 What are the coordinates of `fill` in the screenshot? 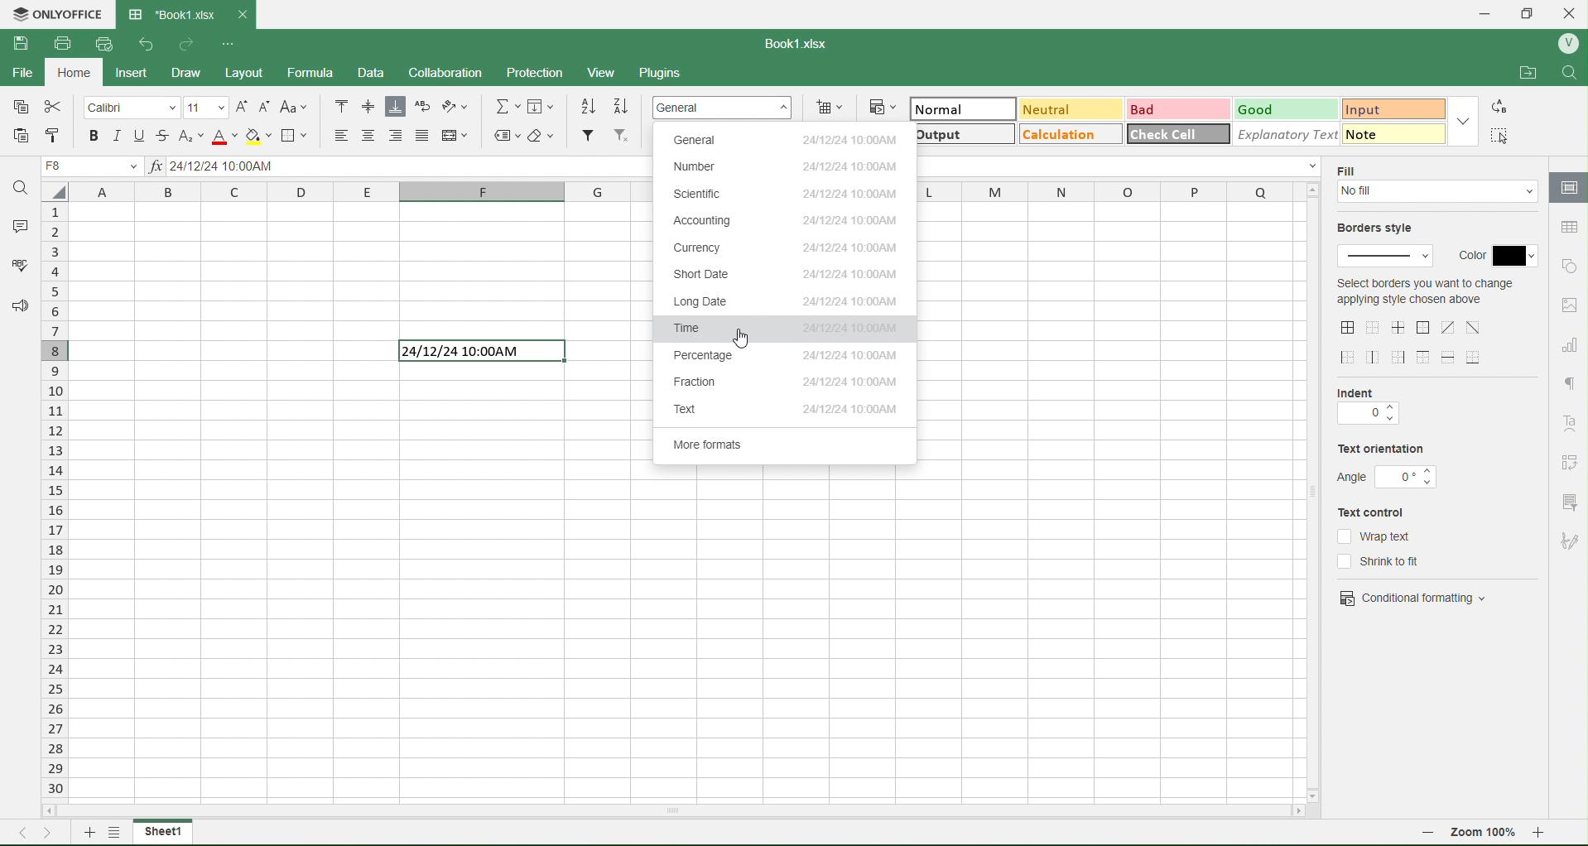 It's located at (1439, 194).